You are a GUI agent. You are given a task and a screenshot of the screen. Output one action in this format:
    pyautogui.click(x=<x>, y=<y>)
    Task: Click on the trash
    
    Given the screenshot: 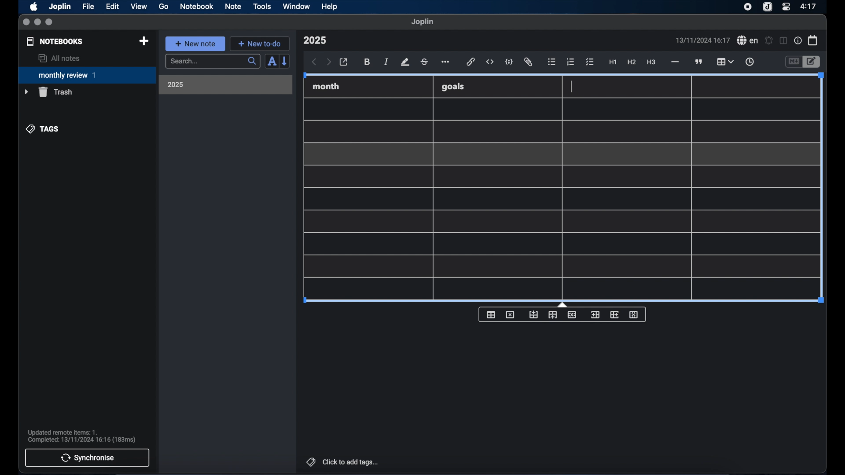 What is the action you would take?
    pyautogui.click(x=48, y=92)
    